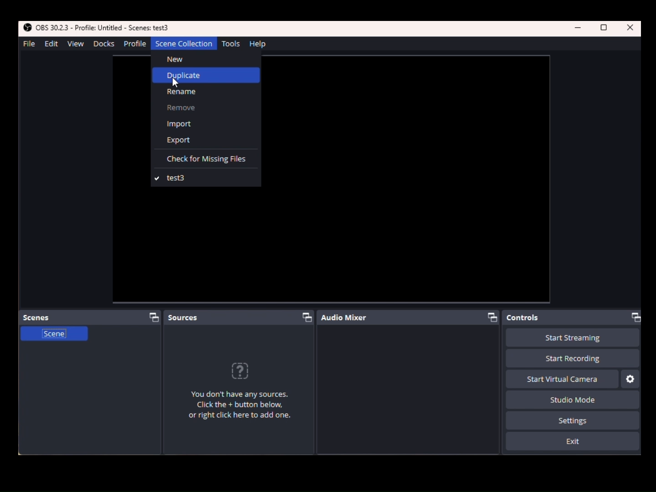  I want to click on Rename, so click(205, 92).